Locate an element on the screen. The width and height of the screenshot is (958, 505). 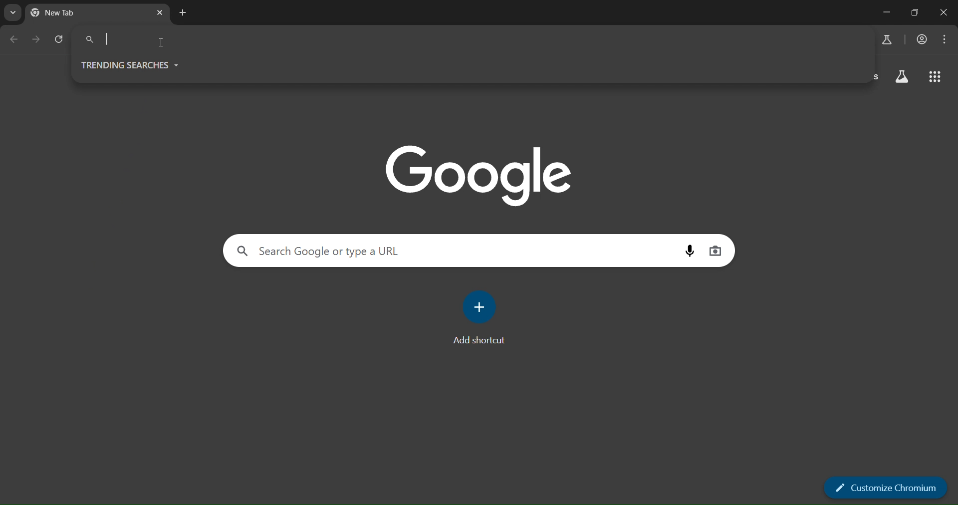
cursor is located at coordinates (162, 45).